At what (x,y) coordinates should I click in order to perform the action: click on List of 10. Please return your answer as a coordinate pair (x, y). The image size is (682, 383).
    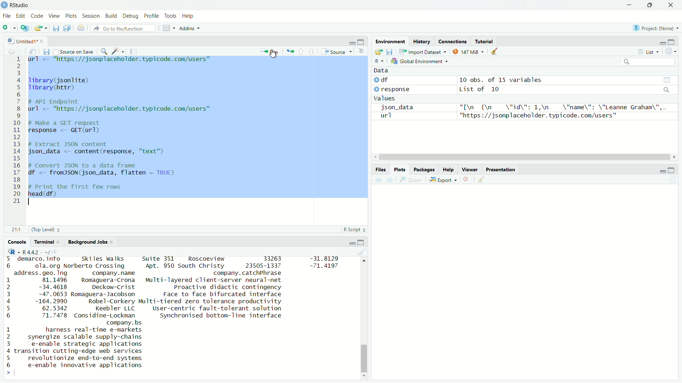
    Looking at the image, I should click on (480, 89).